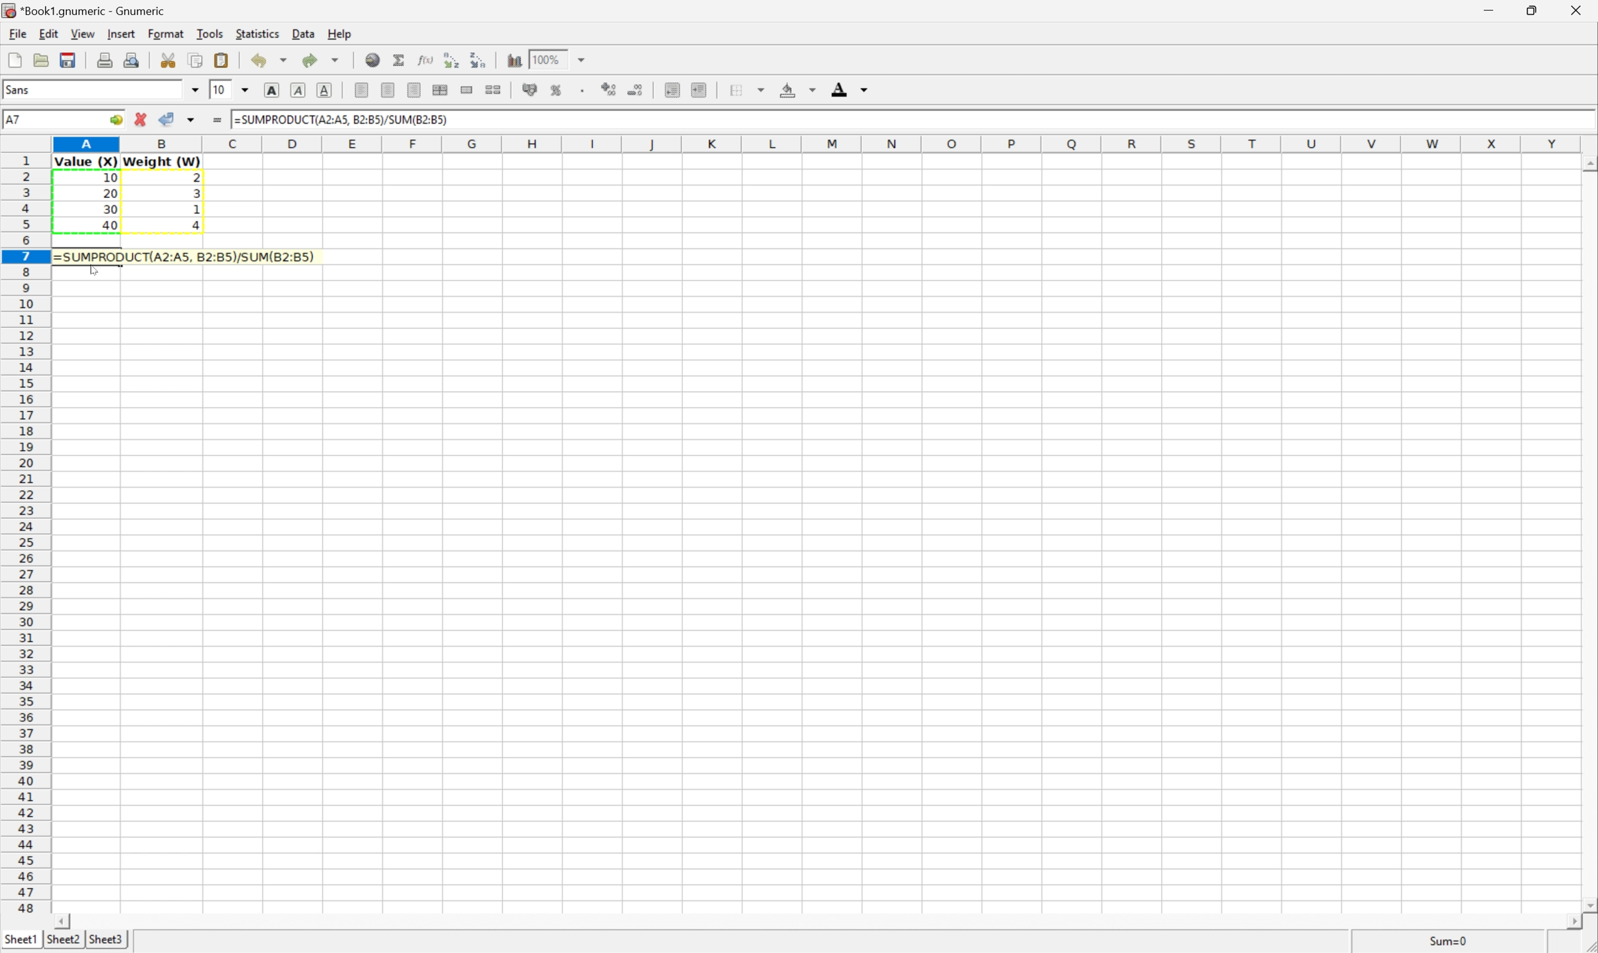  Describe the element at coordinates (195, 209) in the screenshot. I see `1` at that location.